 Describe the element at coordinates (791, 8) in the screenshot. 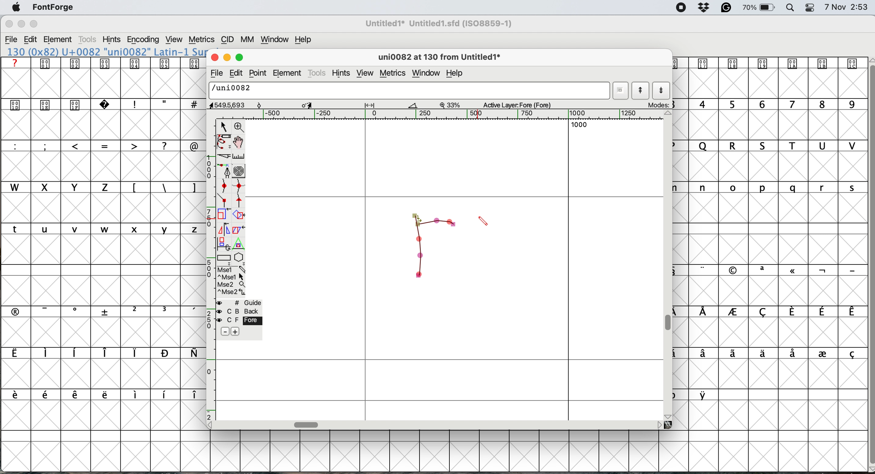

I see `spotlight search` at that location.